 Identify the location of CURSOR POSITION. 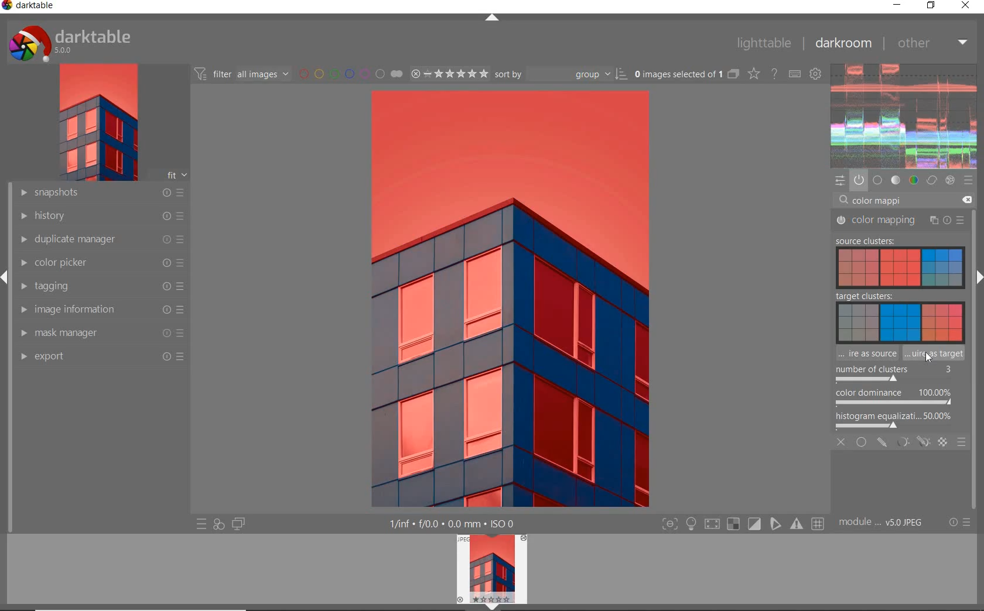
(929, 359).